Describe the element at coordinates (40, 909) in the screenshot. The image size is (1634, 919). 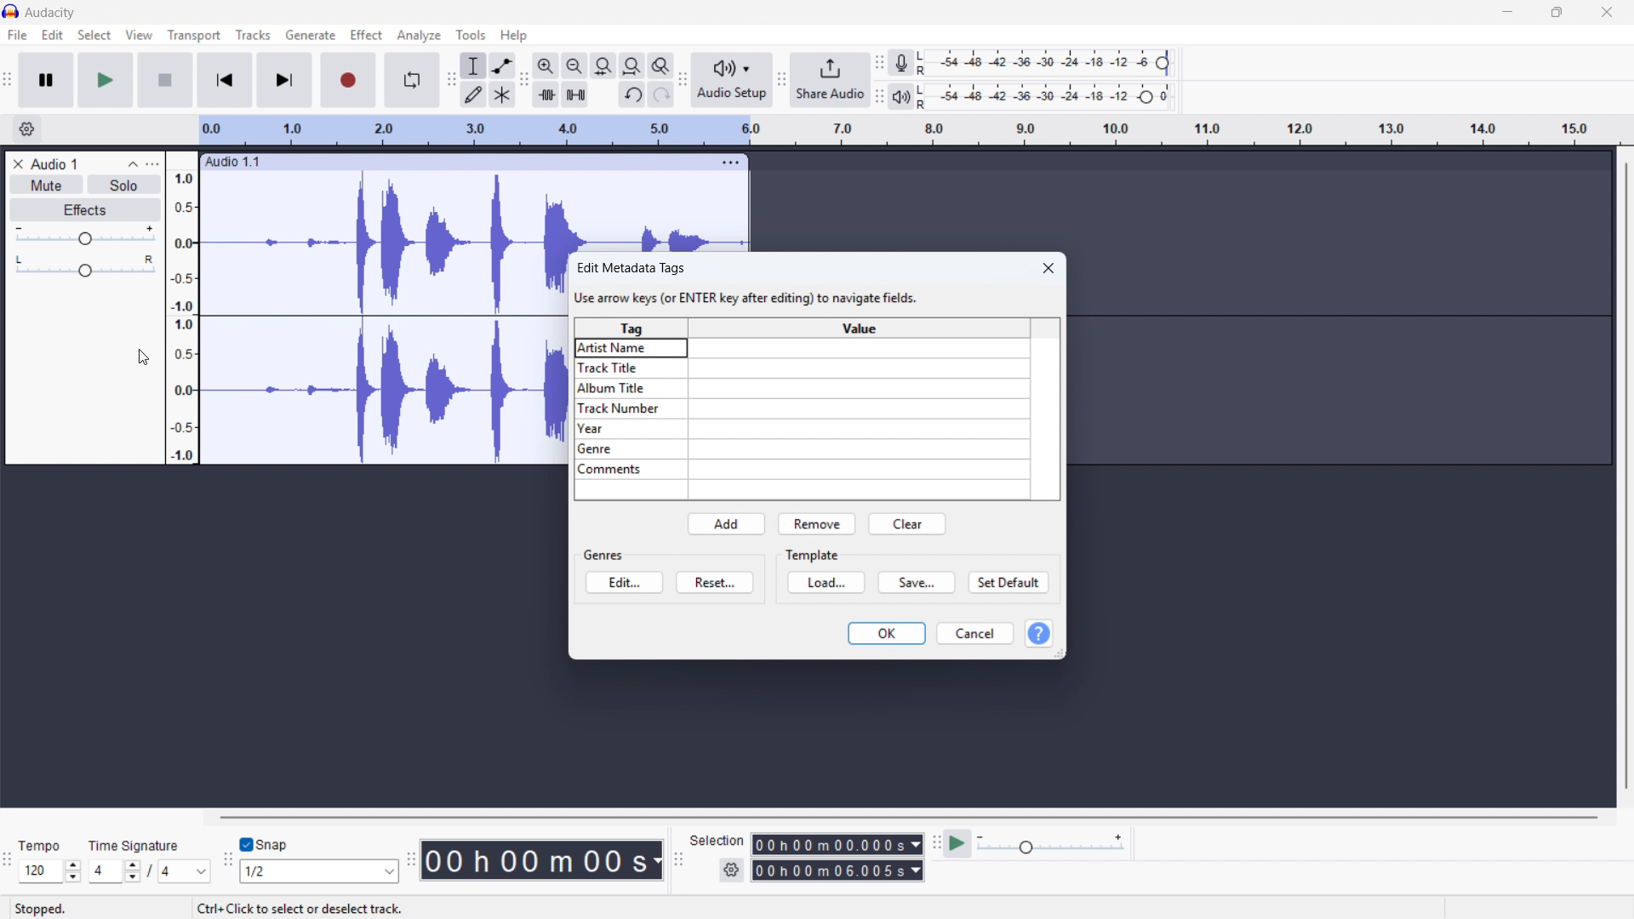
I see `status: stopped` at that location.